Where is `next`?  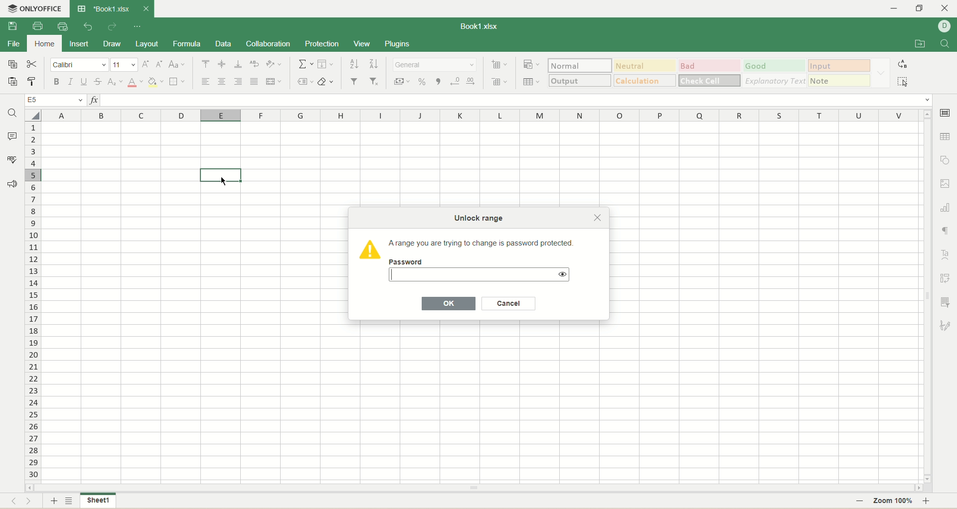 next is located at coordinates (29, 502).